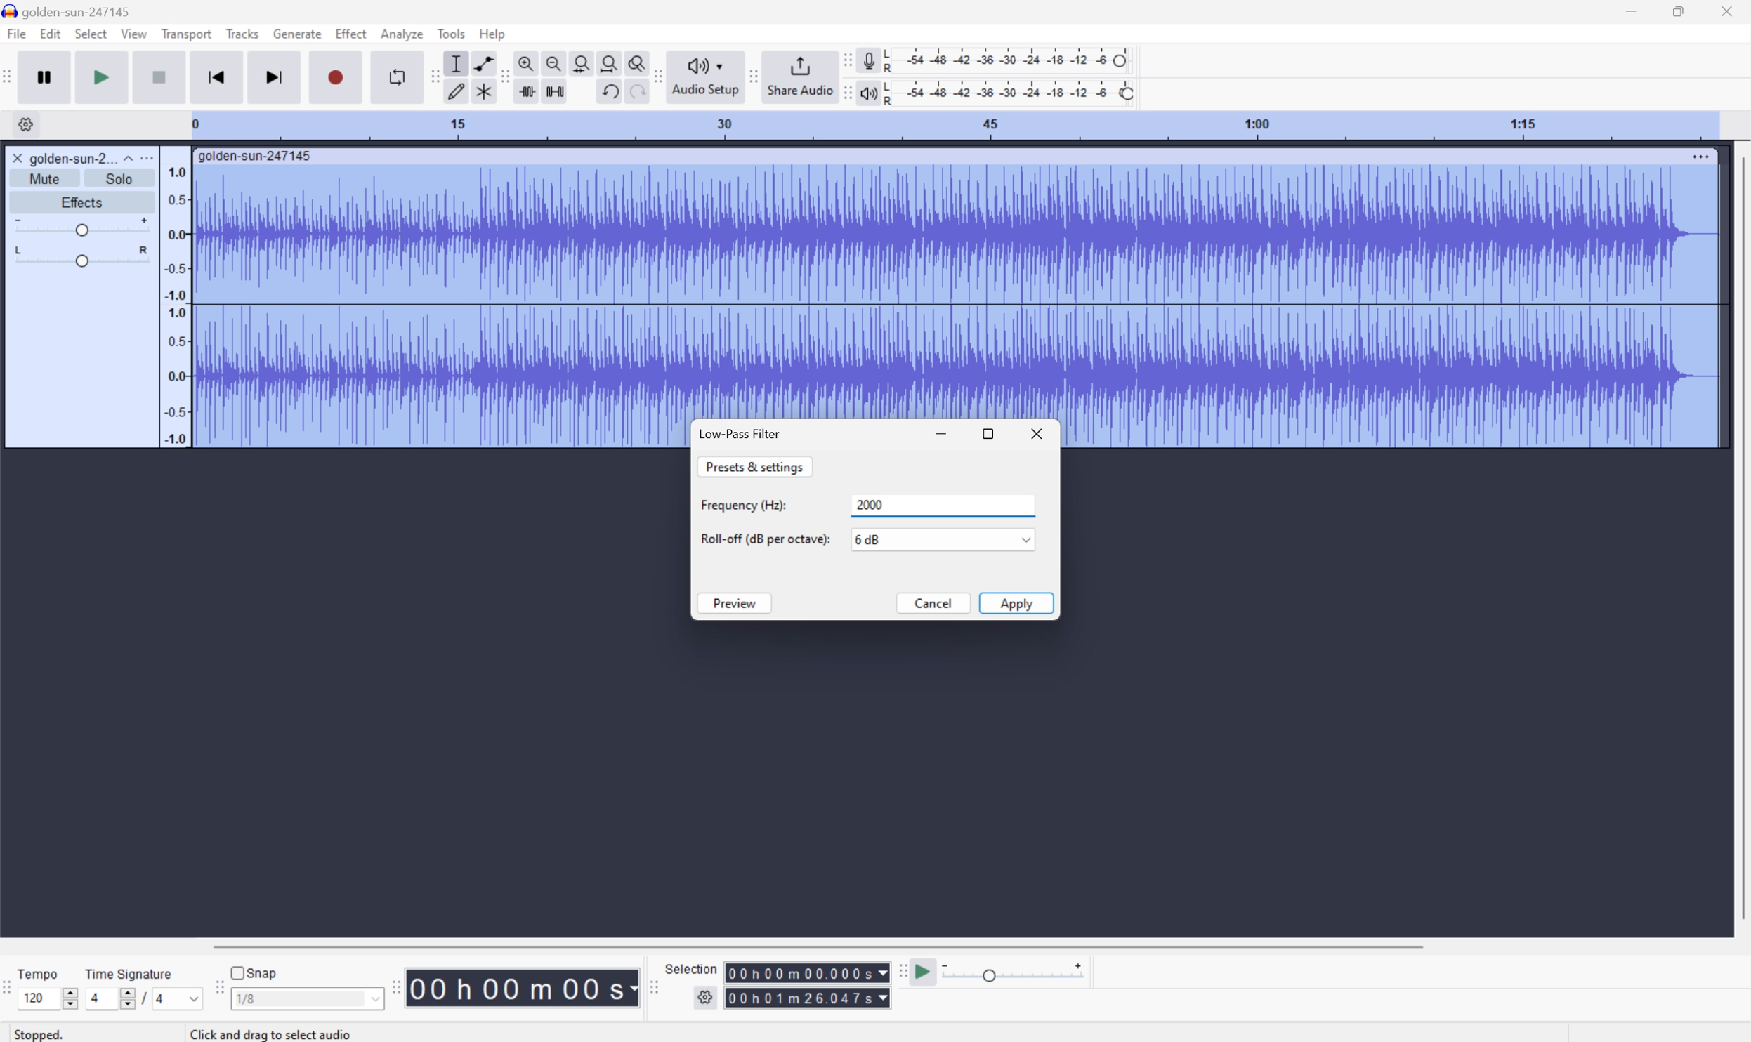  I want to click on Zoom in, so click(529, 60).